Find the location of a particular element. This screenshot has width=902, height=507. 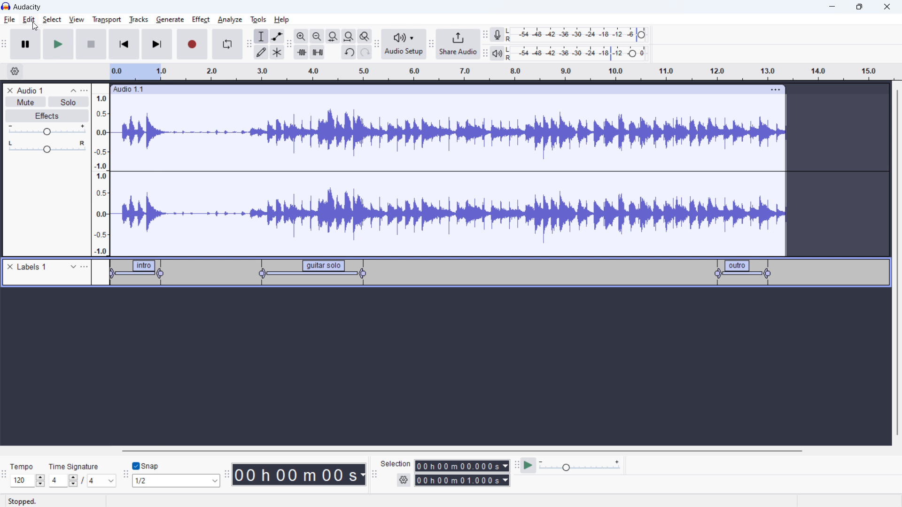

select snapping is located at coordinates (176, 480).